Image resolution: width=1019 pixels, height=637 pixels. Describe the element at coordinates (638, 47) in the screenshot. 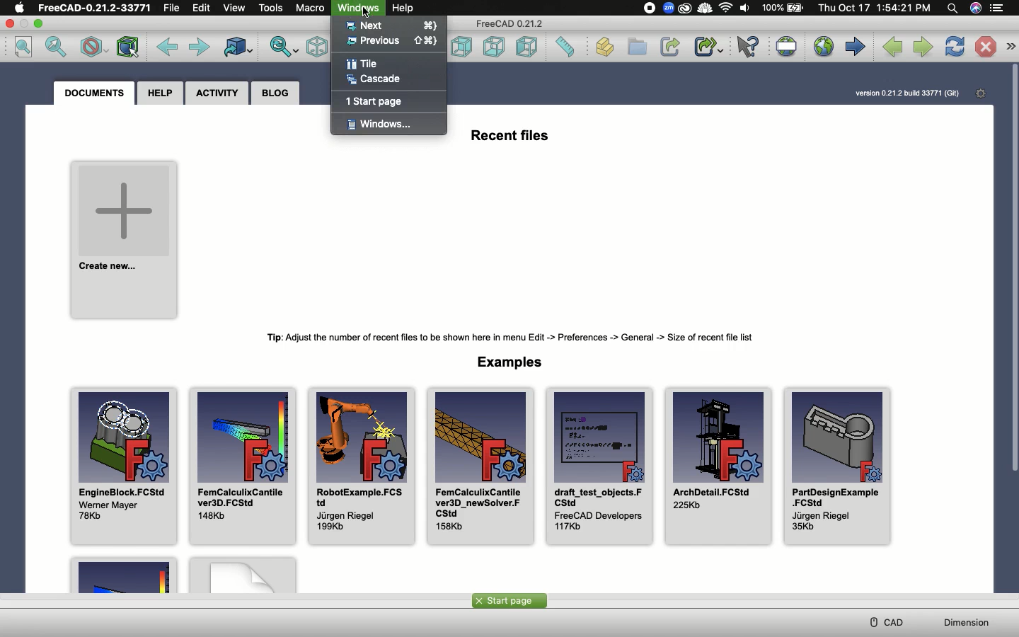

I see `Create group` at that location.